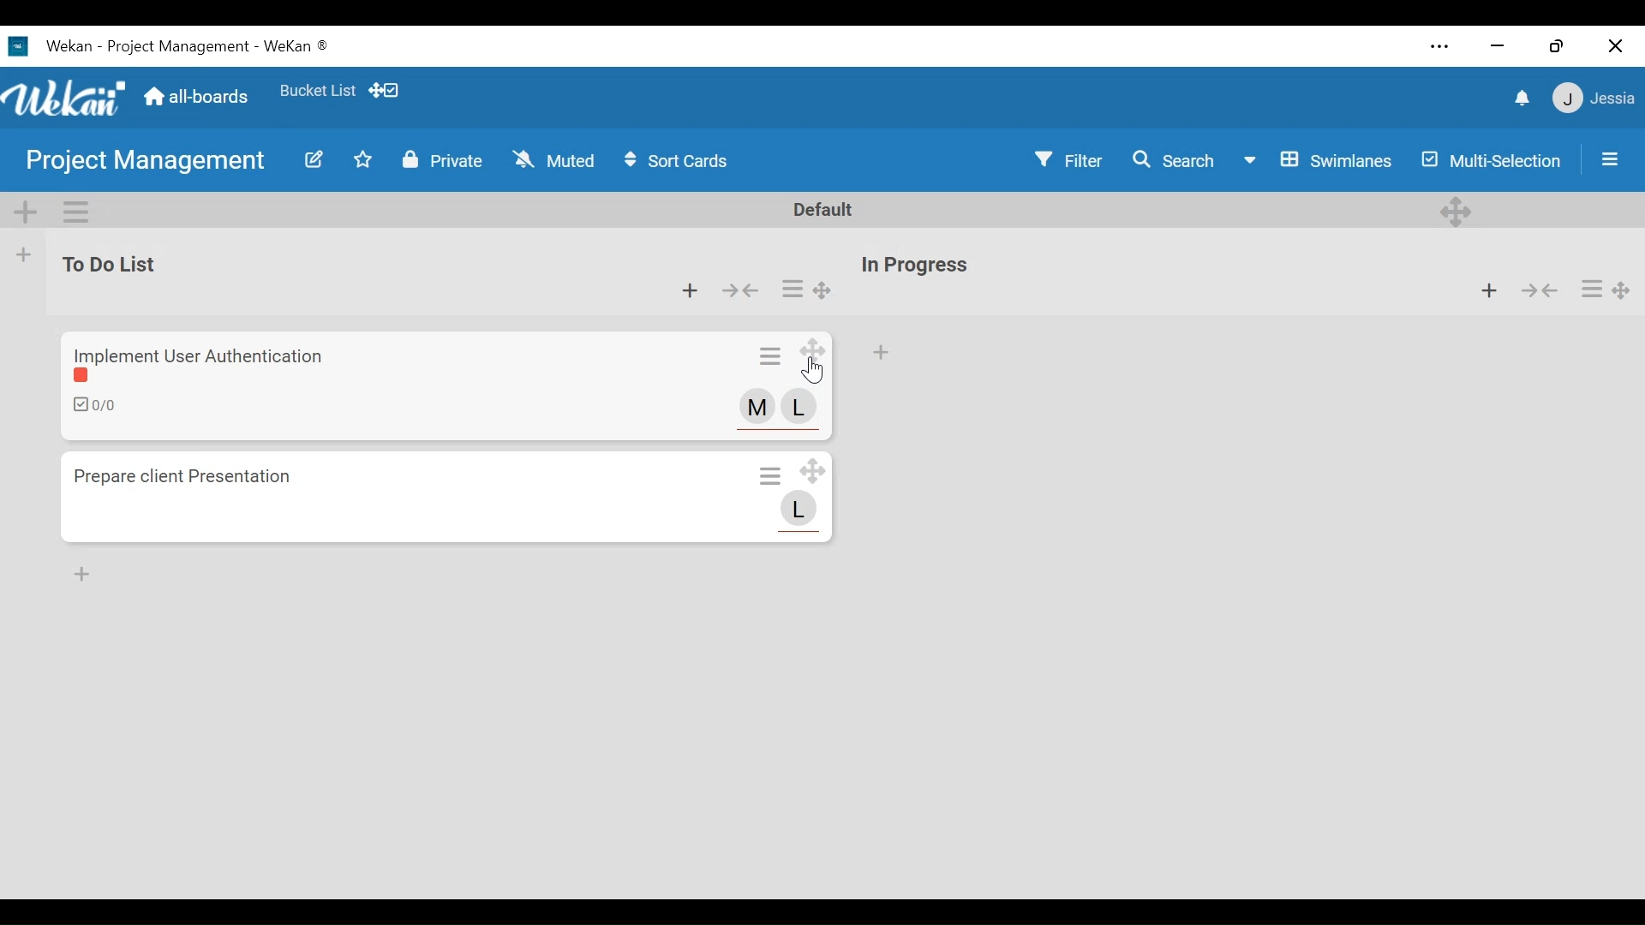  Describe the element at coordinates (1488, 290) in the screenshot. I see `Add card to top of the list` at that location.